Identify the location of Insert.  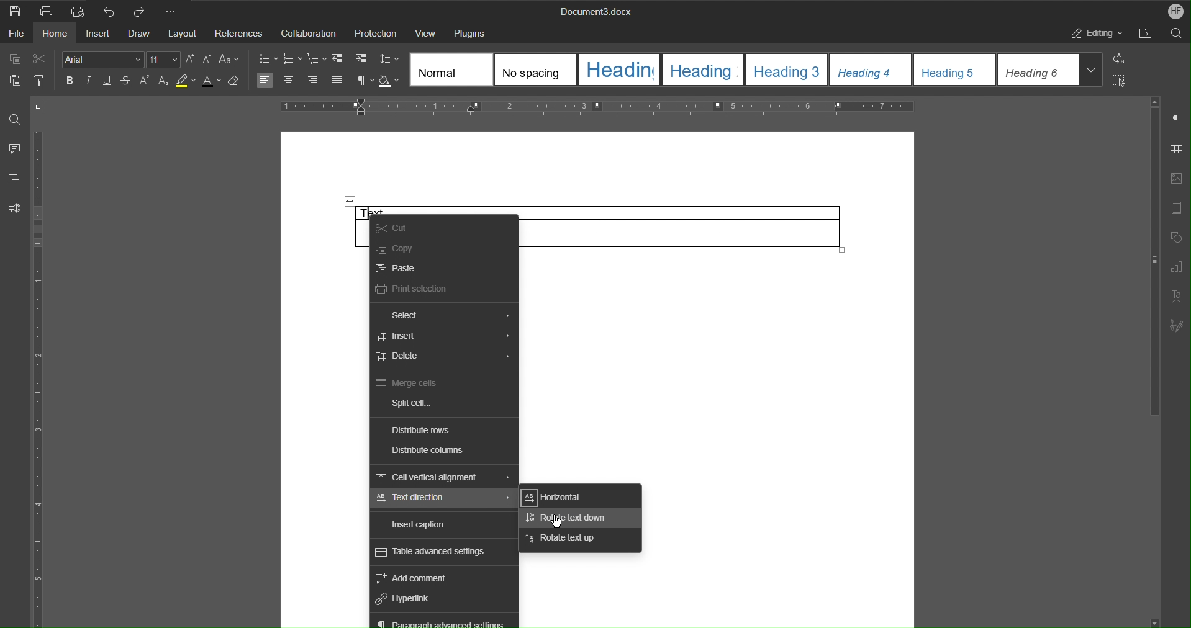
(399, 337).